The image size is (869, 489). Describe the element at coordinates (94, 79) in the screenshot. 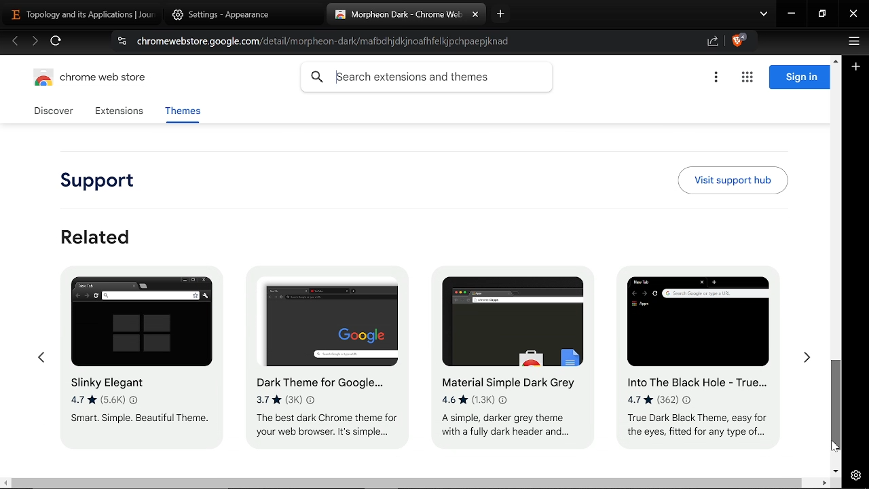

I see `Chrome web store` at that location.